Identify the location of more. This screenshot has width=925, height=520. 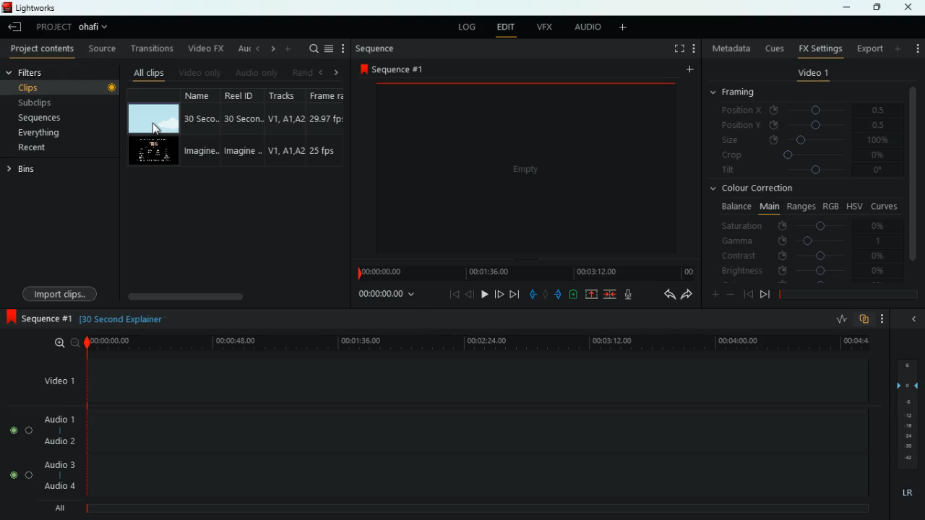
(626, 28).